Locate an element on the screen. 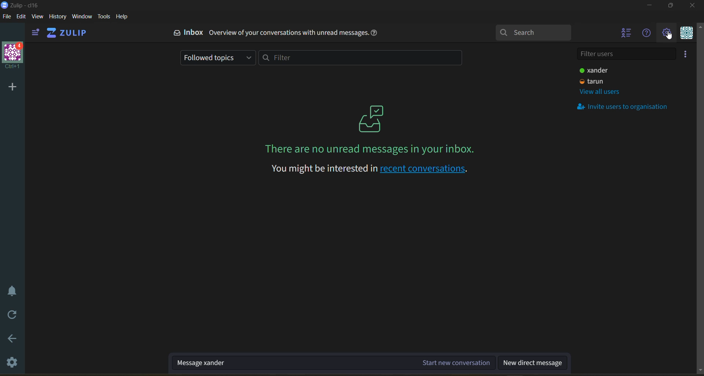 The image size is (704, 376). main menu is located at coordinates (666, 33).